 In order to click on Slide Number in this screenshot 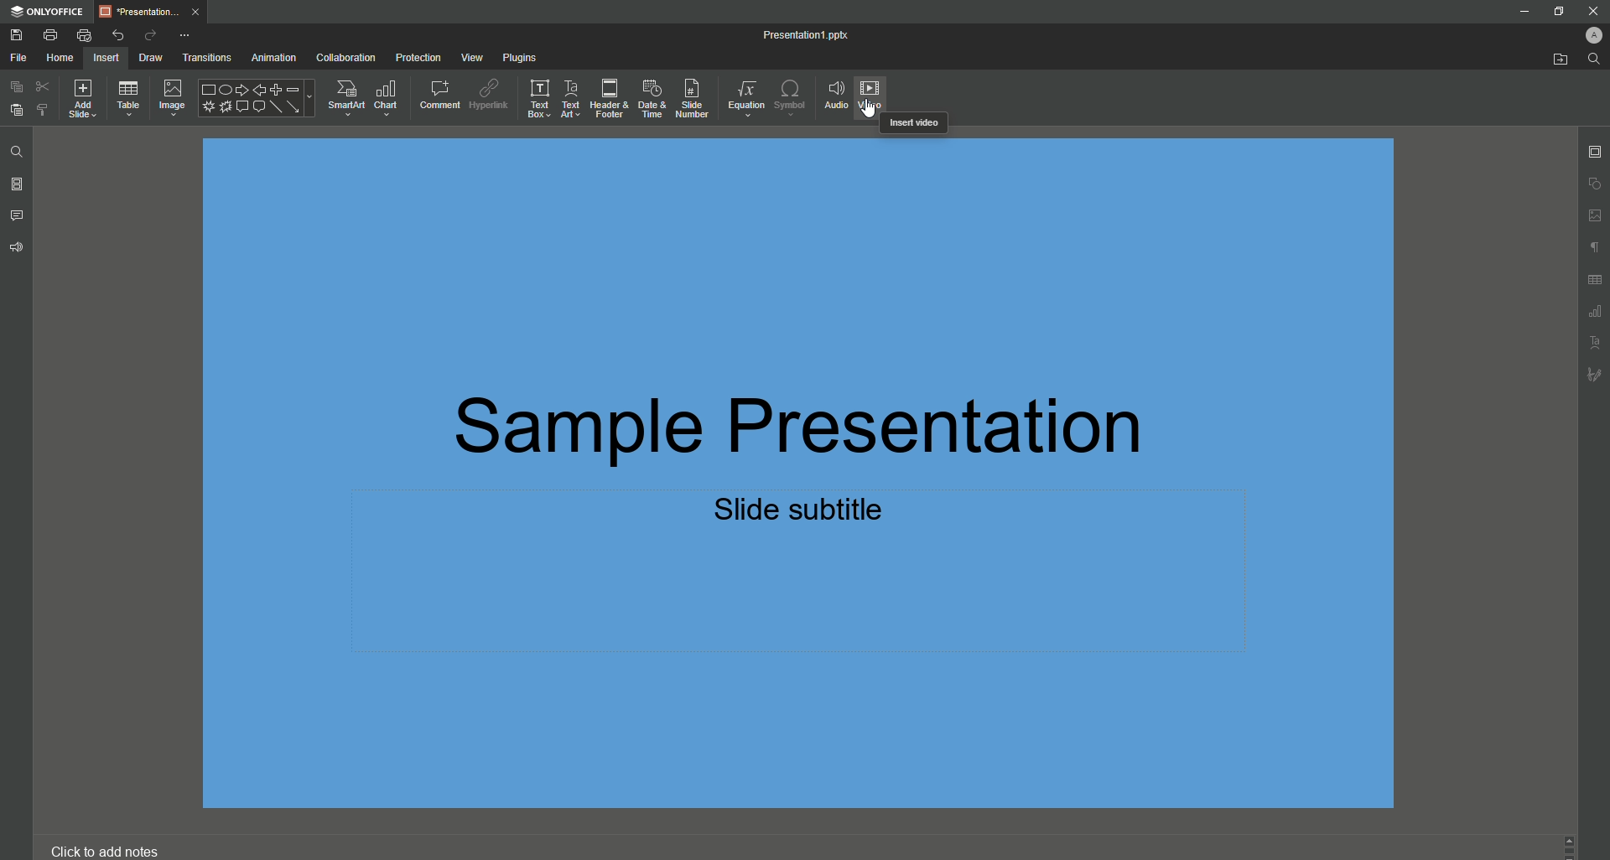, I will do `click(690, 97)`.